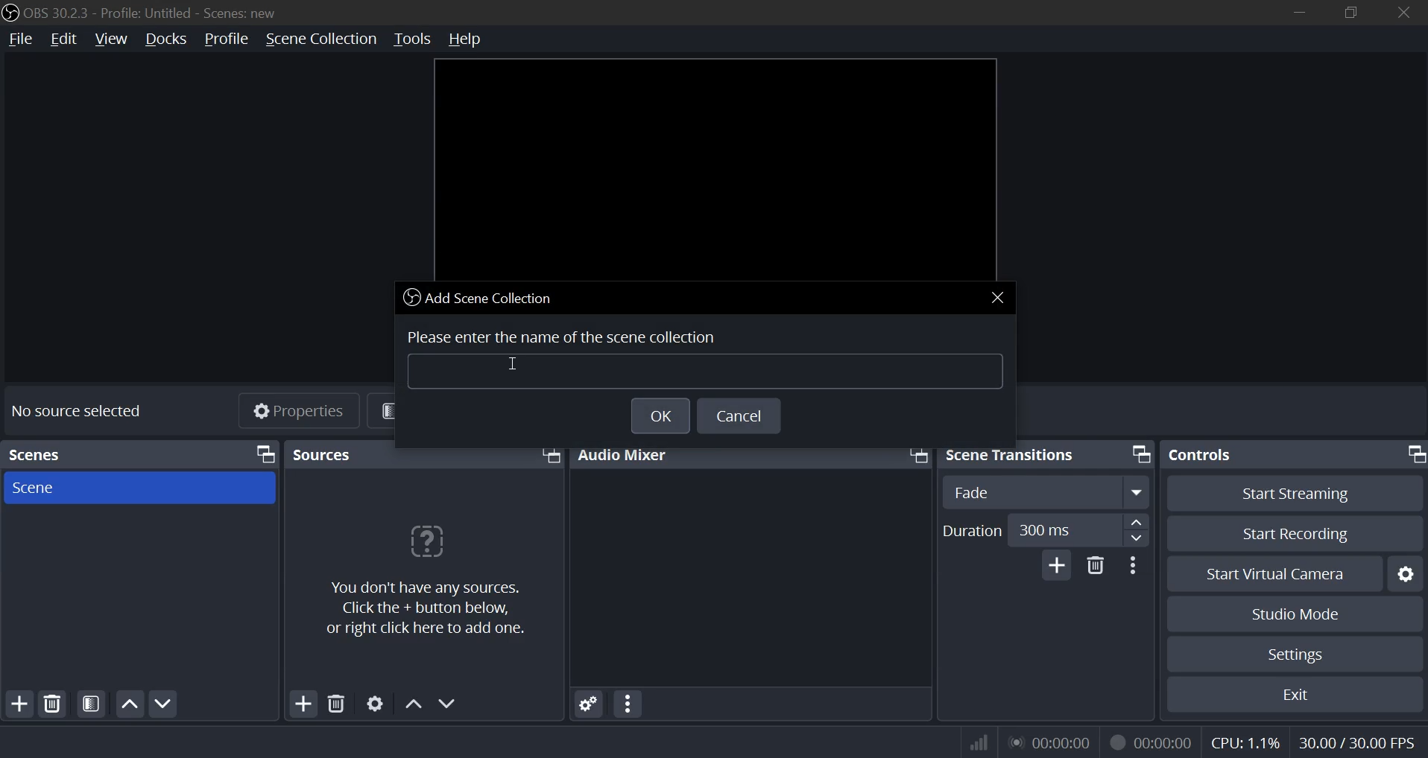  I want to click on bring front, so click(1415, 454).